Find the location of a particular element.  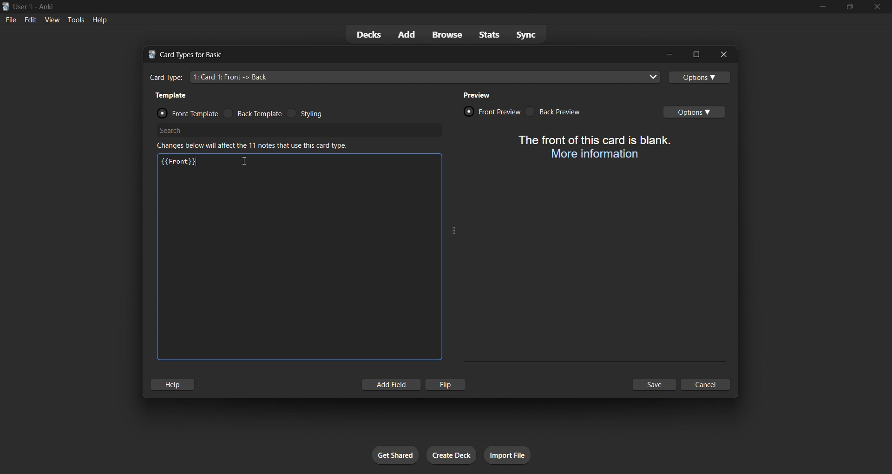

customization input field is located at coordinates (296, 262).